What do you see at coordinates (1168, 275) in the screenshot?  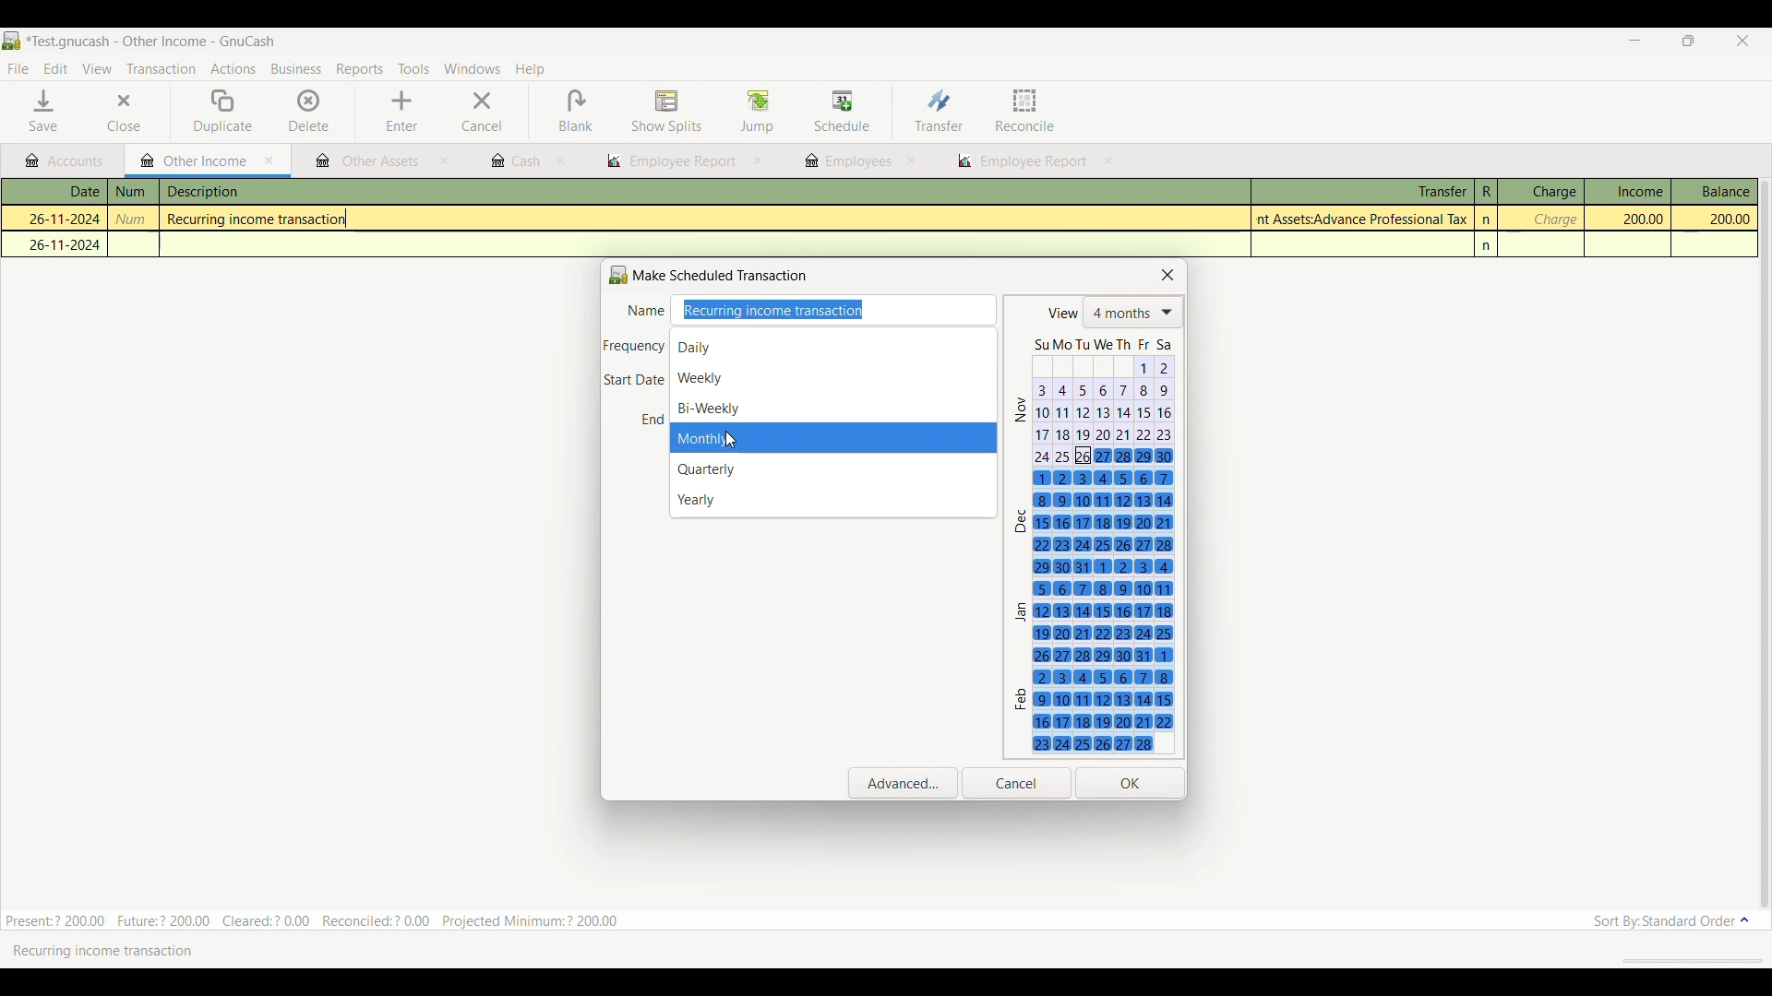 I see `Close scheduled ` at bounding box center [1168, 275].